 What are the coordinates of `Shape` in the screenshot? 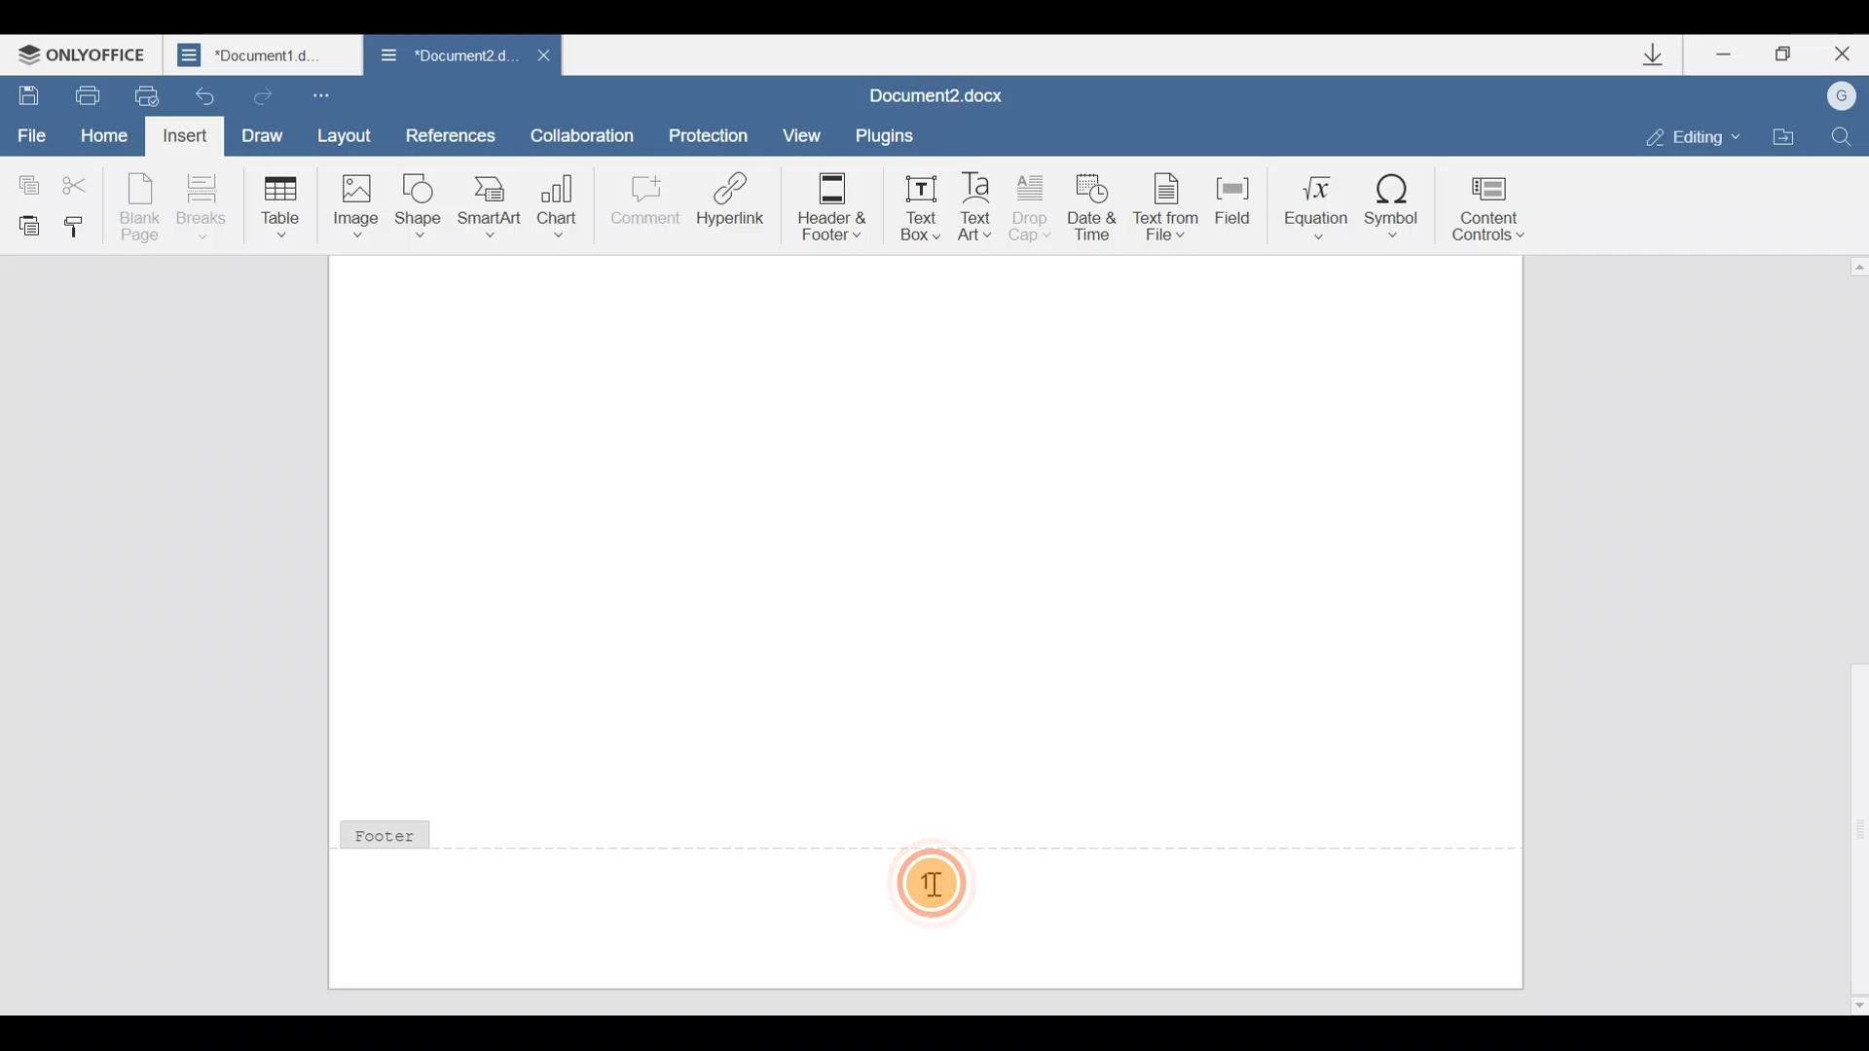 It's located at (421, 203).